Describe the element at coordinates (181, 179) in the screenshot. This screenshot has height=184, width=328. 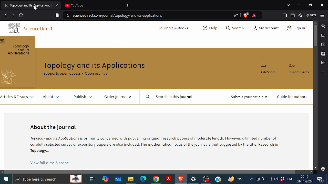
I see `Brave browser` at that location.